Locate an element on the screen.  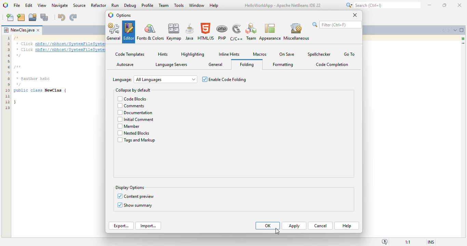
general is located at coordinates (216, 65).